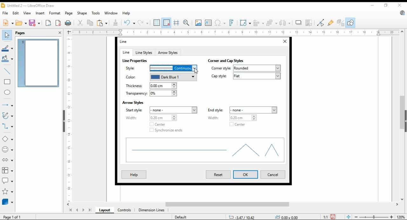  Describe the element at coordinates (231, 23) in the screenshot. I see `insert fontwork text` at that location.